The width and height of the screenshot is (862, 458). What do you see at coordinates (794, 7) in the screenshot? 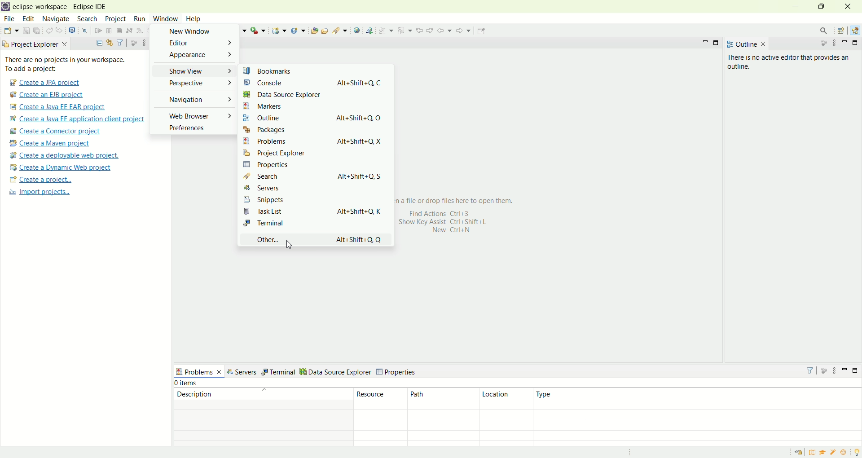
I see `minimize` at bounding box center [794, 7].